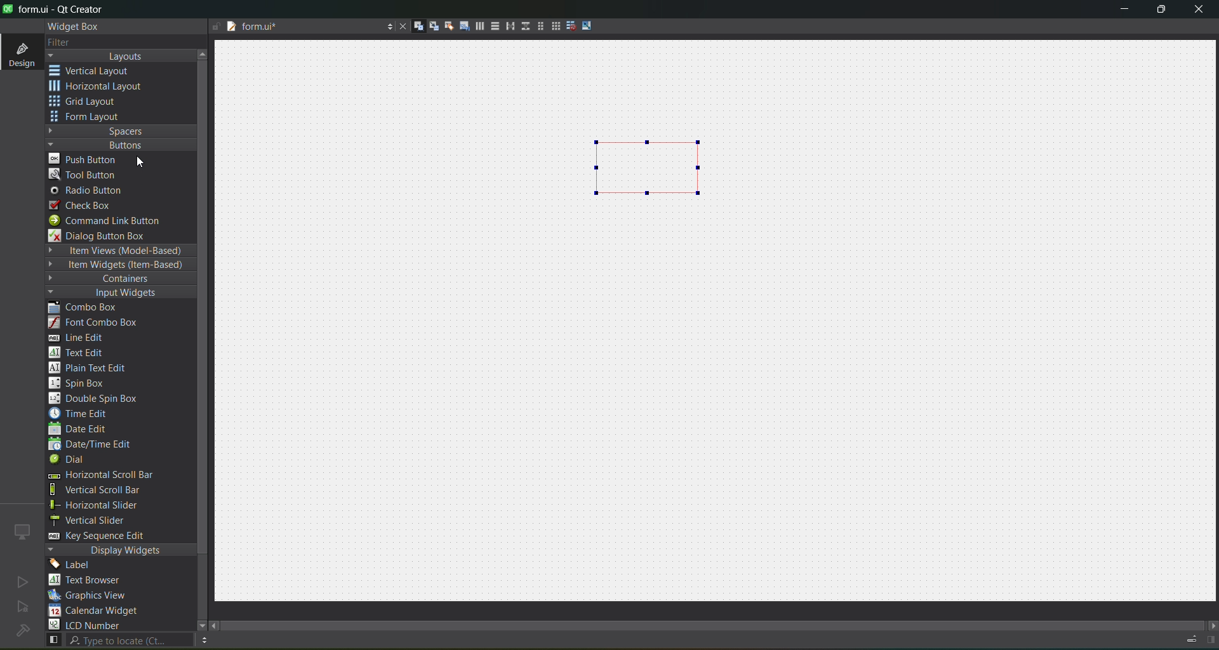 The height and width of the screenshot is (650, 1219). What do you see at coordinates (723, 622) in the screenshot?
I see `scroll bar` at bounding box center [723, 622].